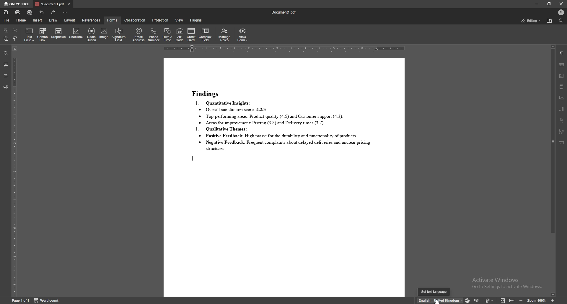 Image resolution: width=567 pixels, height=304 pixels. I want to click on redo, so click(54, 12).